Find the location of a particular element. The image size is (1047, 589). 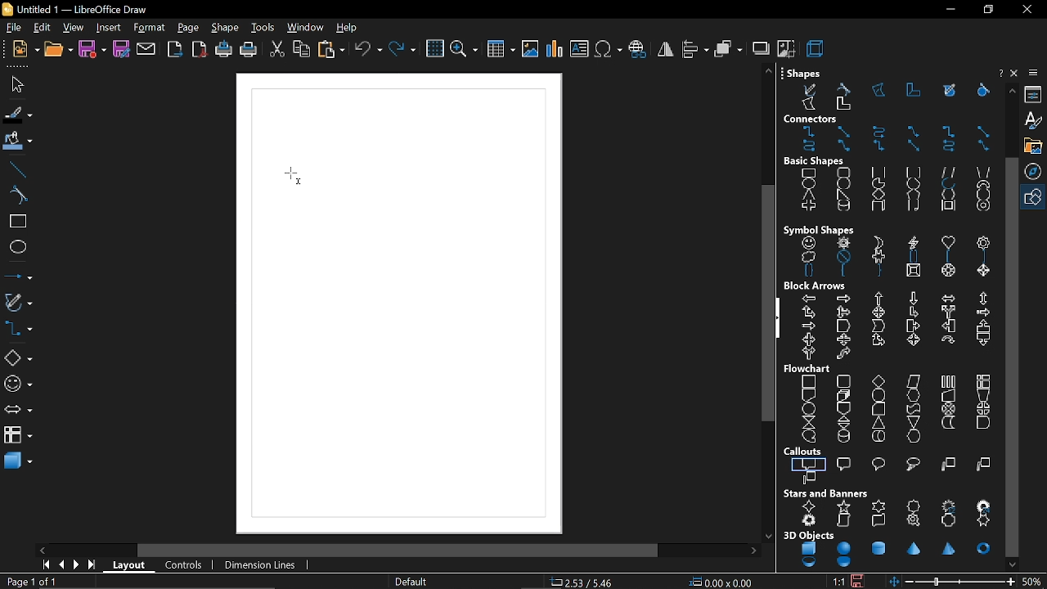

scaling factor is located at coordinates (837, 582).